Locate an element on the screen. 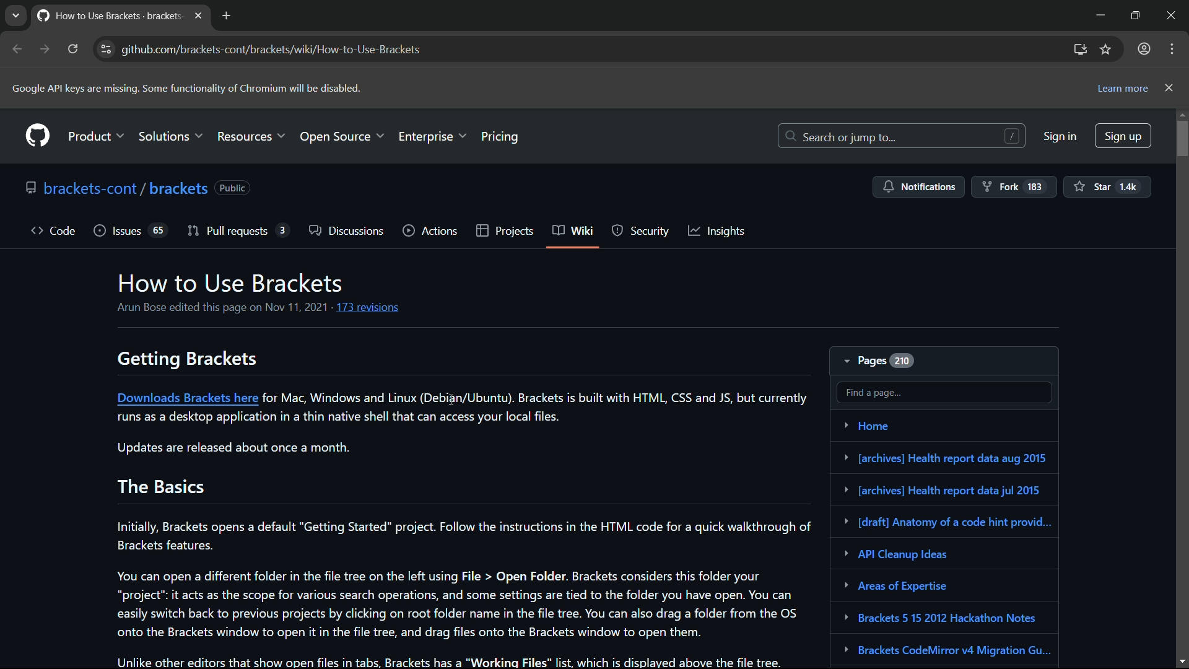  fork is located at coordinates (1014, 187).